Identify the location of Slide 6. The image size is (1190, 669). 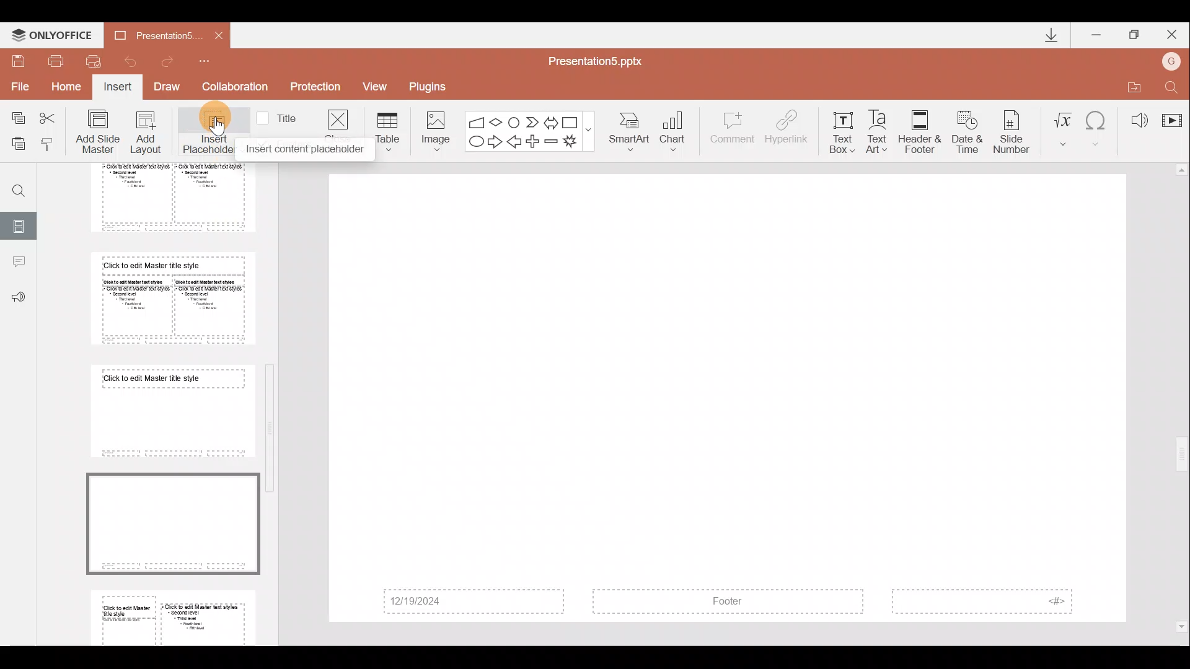
(169, 298).